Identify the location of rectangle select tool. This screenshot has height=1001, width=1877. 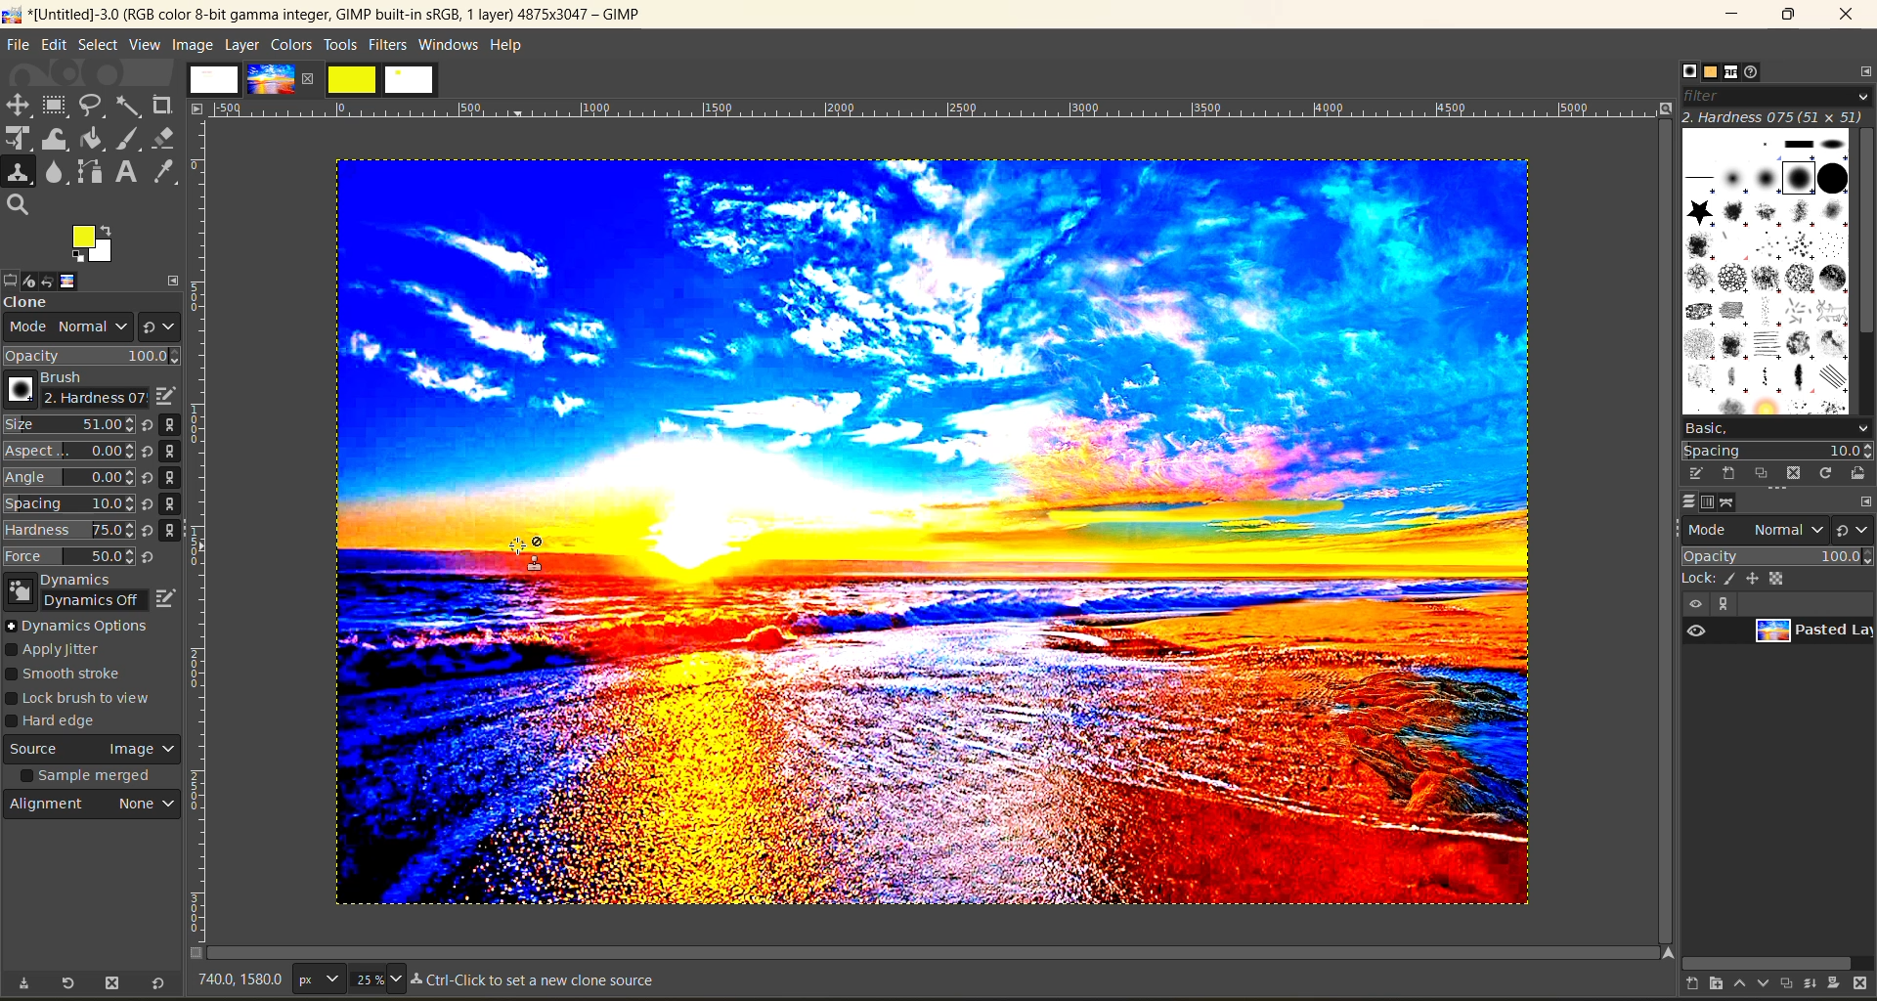
(58, 106).